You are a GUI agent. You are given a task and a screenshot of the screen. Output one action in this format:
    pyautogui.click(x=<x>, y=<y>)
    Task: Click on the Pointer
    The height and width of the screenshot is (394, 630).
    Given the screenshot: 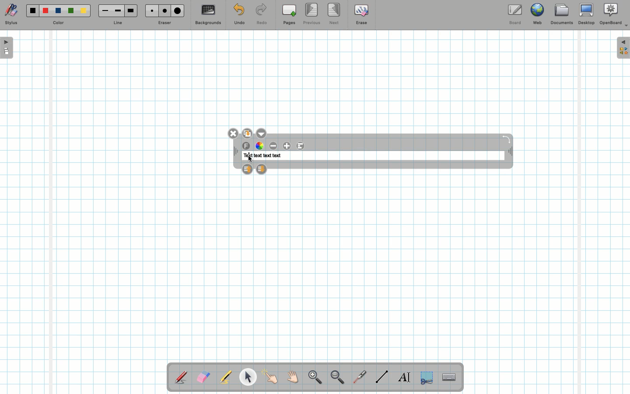 What is the action you would take?
    pyautogui.click(x=270, y=377)
    